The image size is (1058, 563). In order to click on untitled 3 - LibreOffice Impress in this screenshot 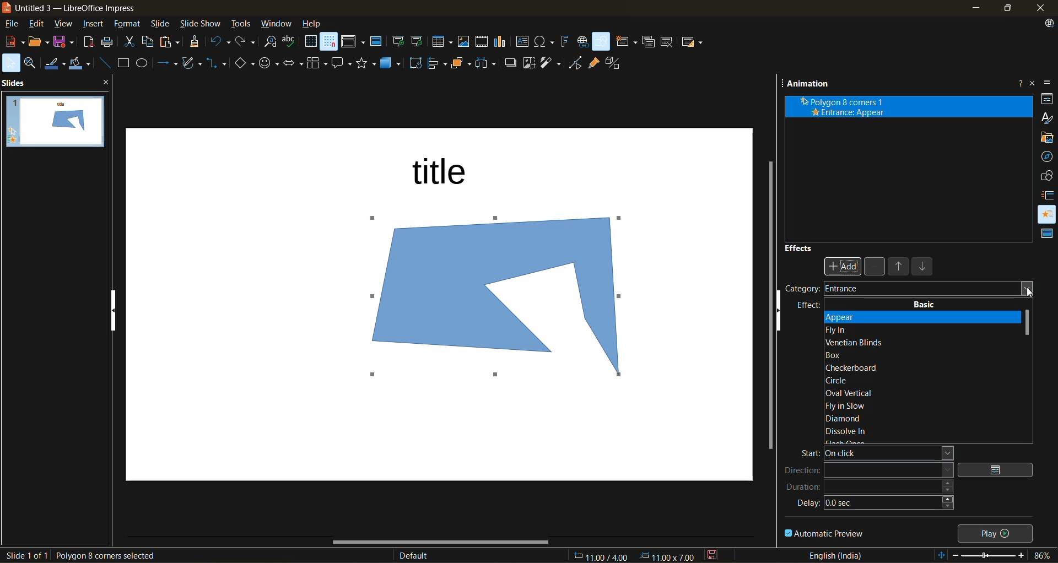, I will do `click(87, 7)`.